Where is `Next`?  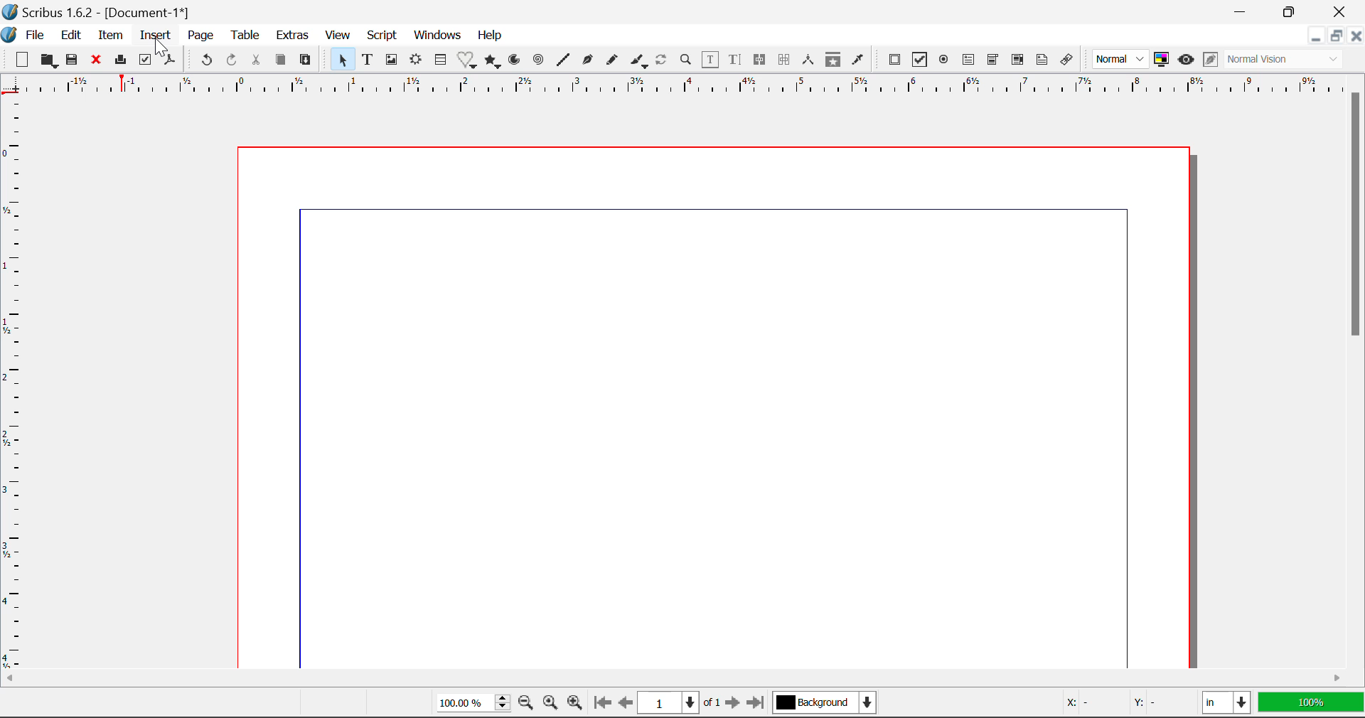
Next is located at coordinates (734, 704).